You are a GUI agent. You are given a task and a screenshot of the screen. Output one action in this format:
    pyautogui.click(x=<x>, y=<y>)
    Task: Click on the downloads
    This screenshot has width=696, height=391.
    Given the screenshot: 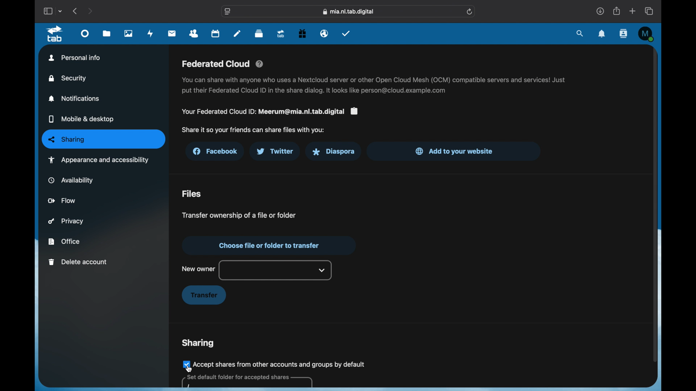 What is the action you would take?
    pyautogui.click(x=600, y=11)
    